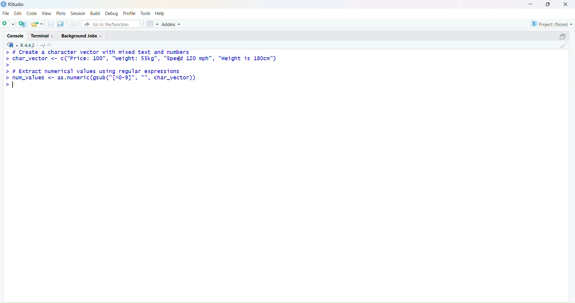 This screenshot has width=575, height=303. What do you see at coordinates (96, 14) in the screenshot?
I see `build` at bounding box center [96, 14].